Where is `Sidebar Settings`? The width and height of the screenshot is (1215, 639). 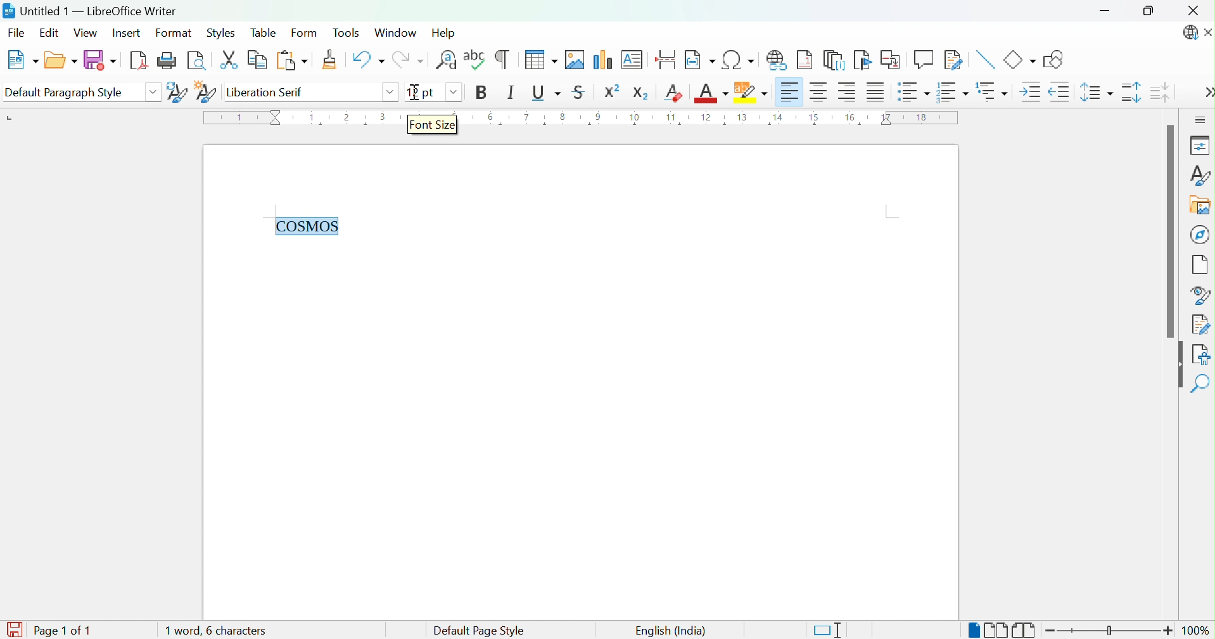 Sidebar Settings is located at coordinates (1200, 119).